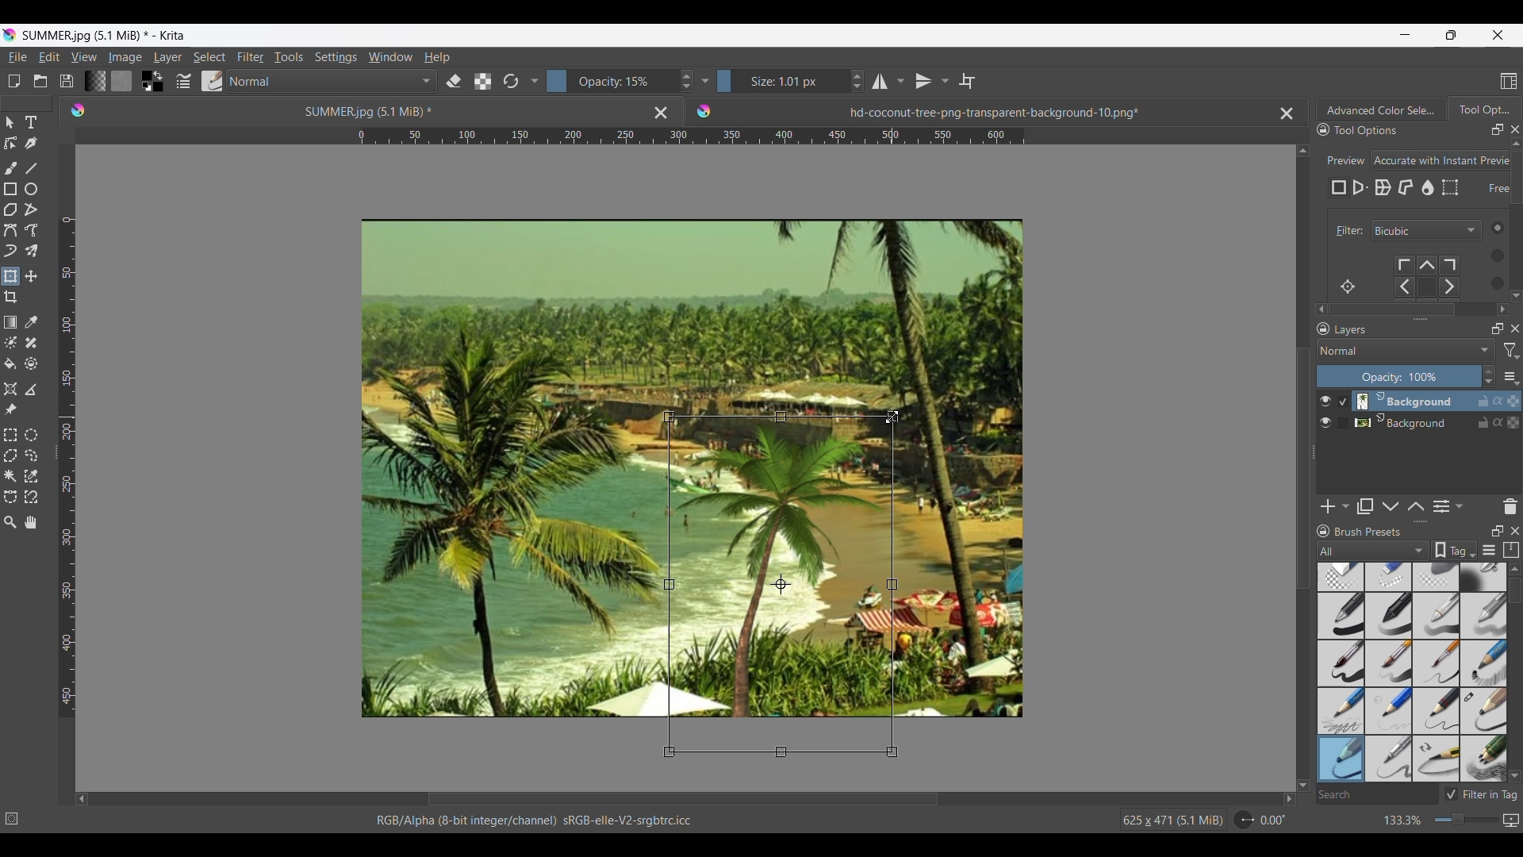  I want to click on Sync, so click(1500, 401).